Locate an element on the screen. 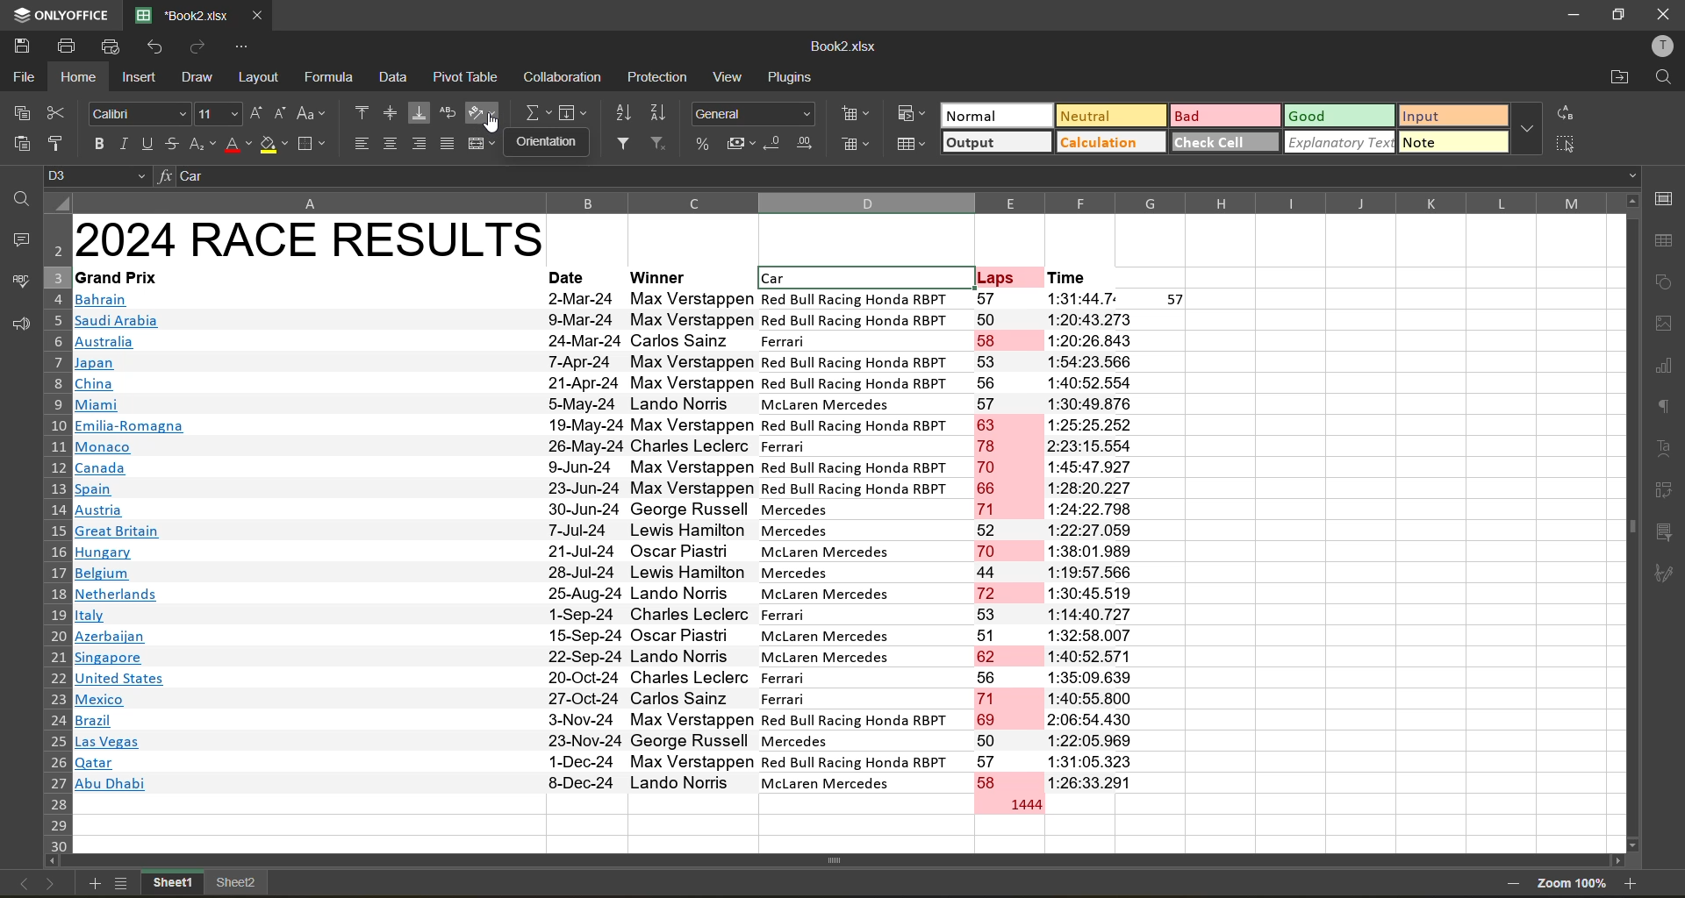  save is located at coordinates (18, 45).